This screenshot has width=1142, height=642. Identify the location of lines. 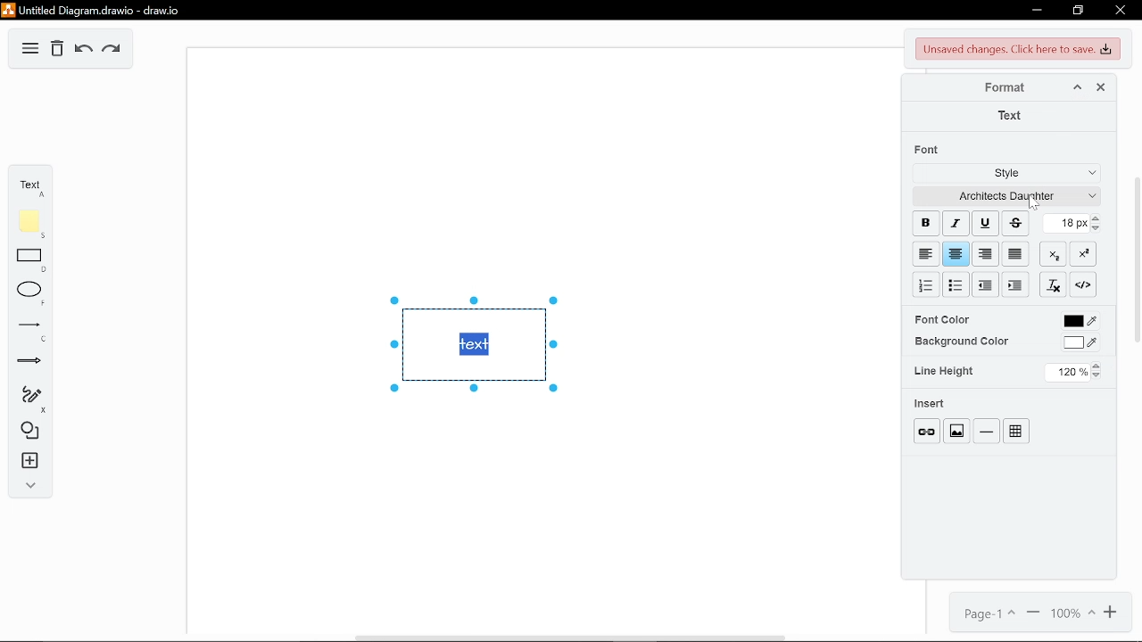
(26, 331).